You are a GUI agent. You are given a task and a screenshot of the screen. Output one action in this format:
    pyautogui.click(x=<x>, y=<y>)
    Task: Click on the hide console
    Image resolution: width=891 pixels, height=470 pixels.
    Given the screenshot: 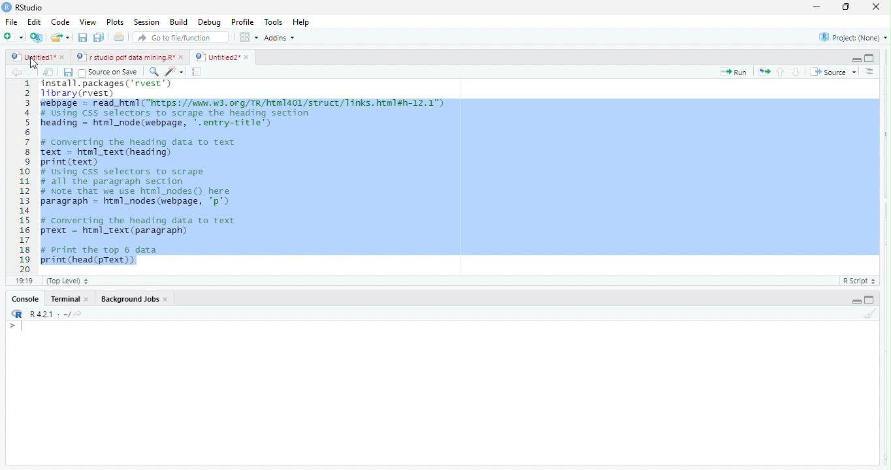 What is the action you would take?
    pyautogui.click(x=869, y=57)
    